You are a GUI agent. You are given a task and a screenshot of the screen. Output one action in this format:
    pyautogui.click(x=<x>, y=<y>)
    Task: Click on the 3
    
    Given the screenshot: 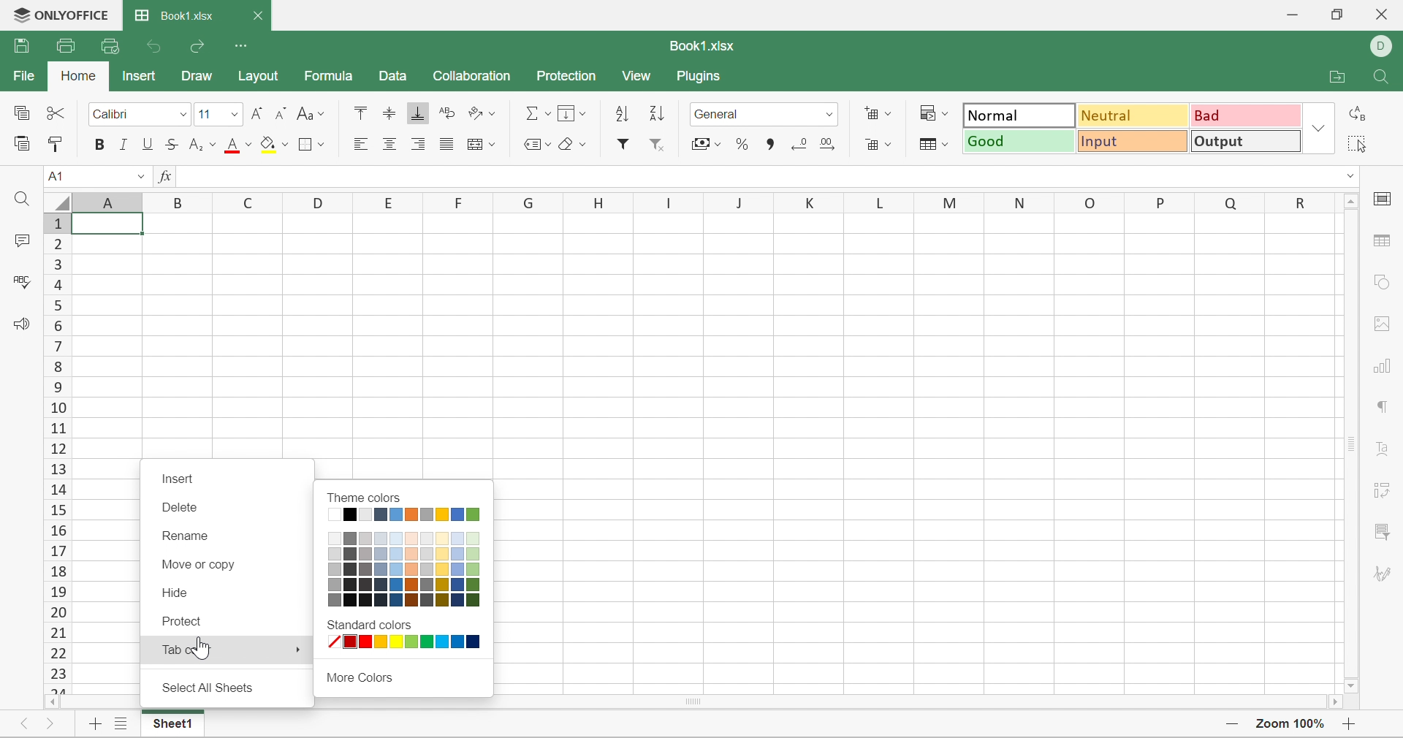 What is the action you would take?
    pyautogui.click(x=58, y=264)
    